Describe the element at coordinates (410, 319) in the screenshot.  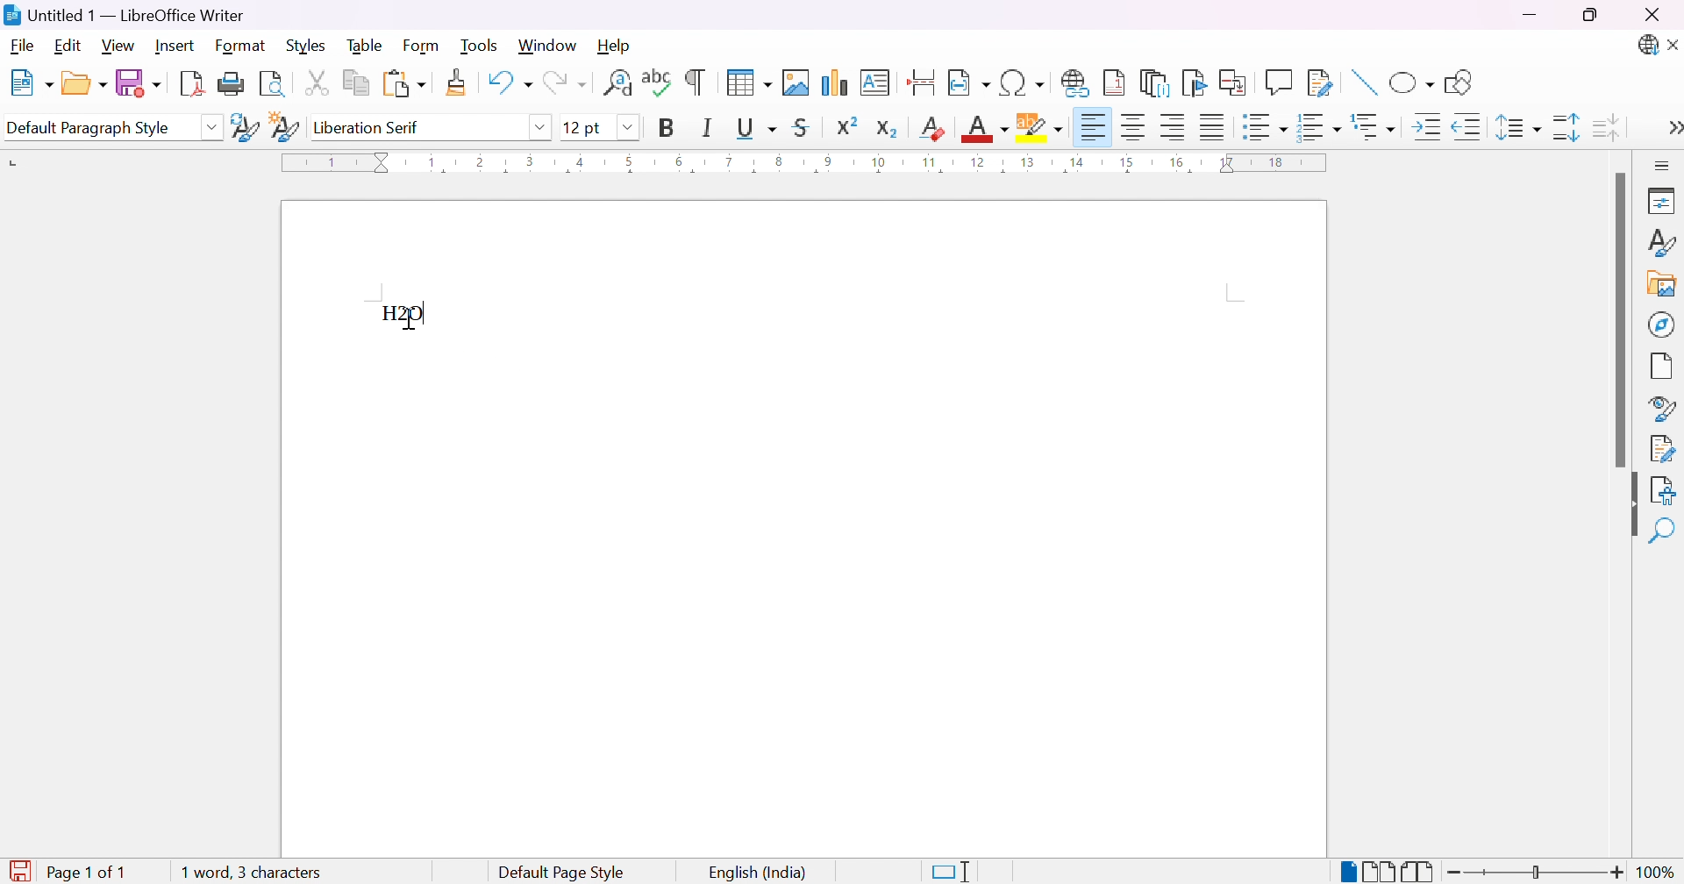
I see `cursor` at that location.